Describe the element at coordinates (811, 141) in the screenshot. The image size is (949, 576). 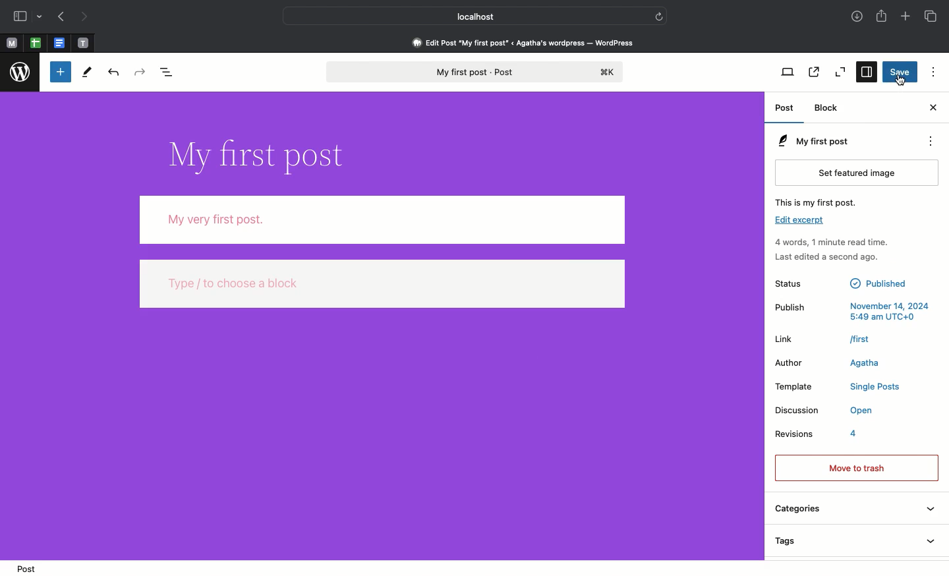
I see `My first post` at that location.